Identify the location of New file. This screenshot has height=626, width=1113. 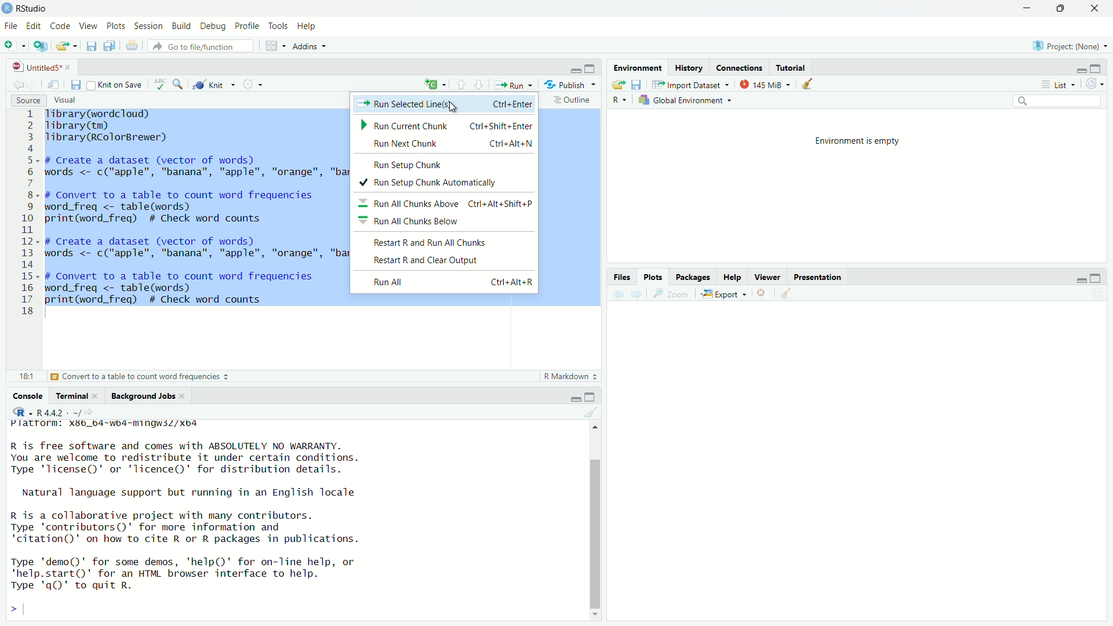
(15, 44).